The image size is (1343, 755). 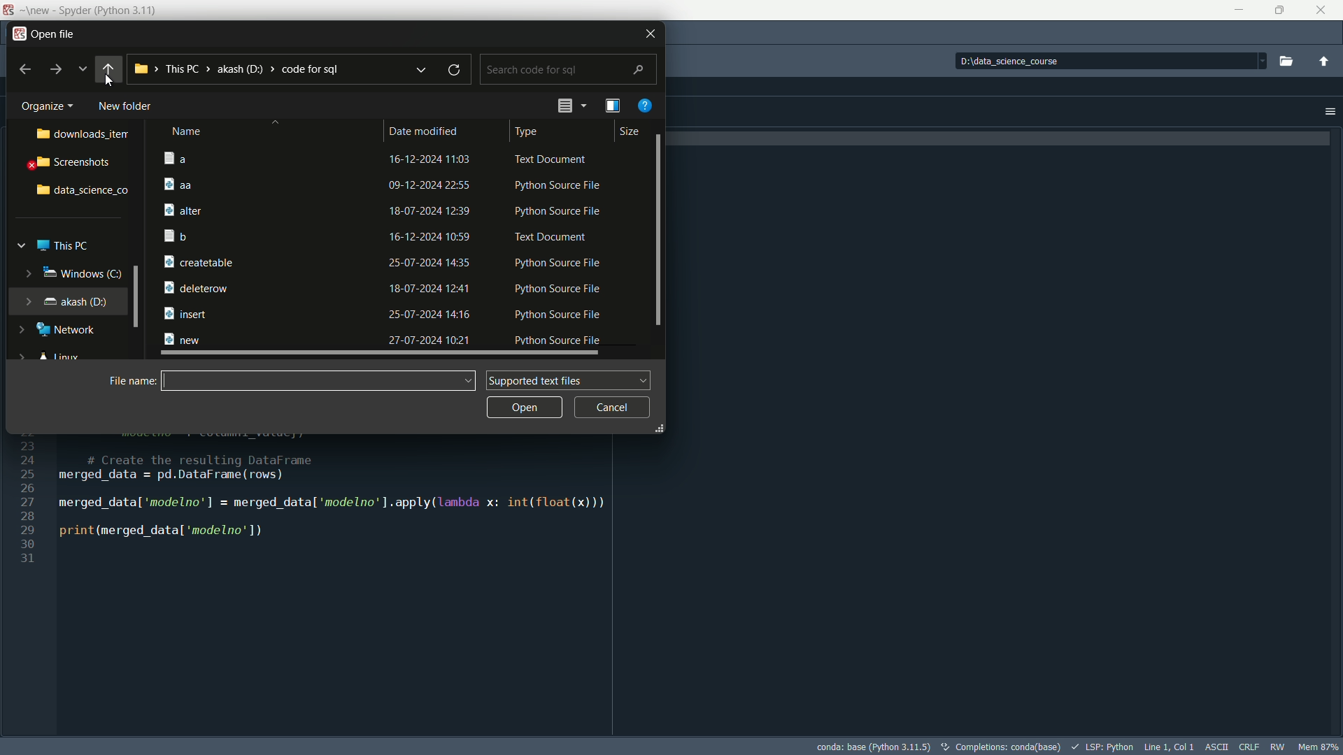 I want to click on B deleterow, so click(x=199, y=287).